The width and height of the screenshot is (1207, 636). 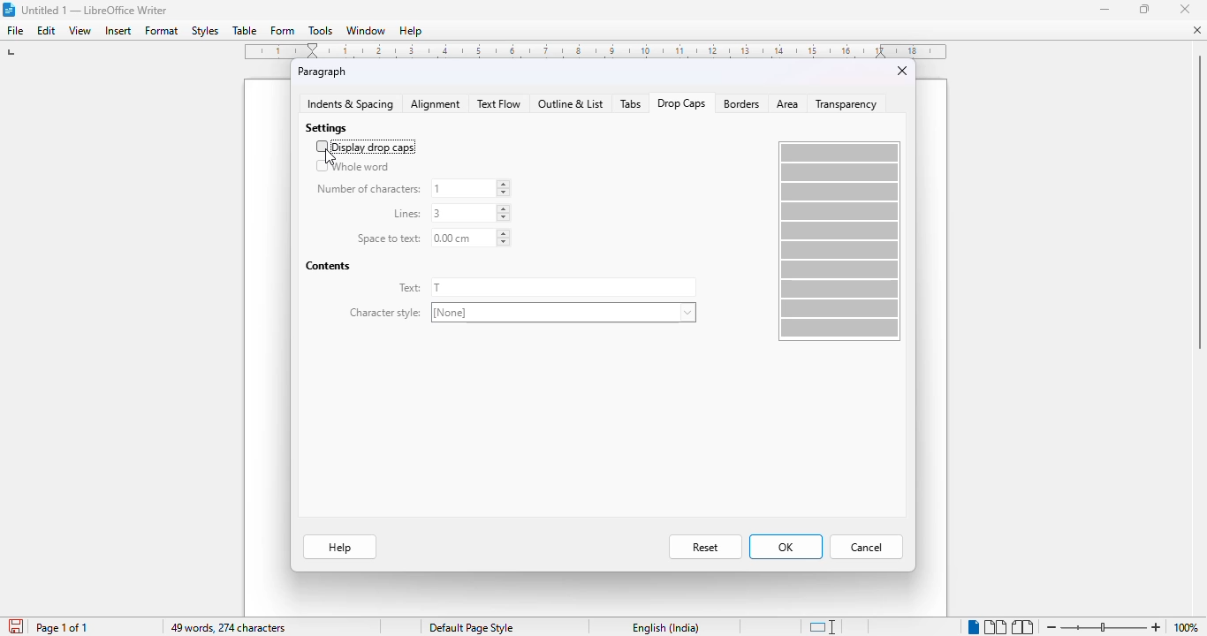 I want to click on settings, so click(x=328, y=128).